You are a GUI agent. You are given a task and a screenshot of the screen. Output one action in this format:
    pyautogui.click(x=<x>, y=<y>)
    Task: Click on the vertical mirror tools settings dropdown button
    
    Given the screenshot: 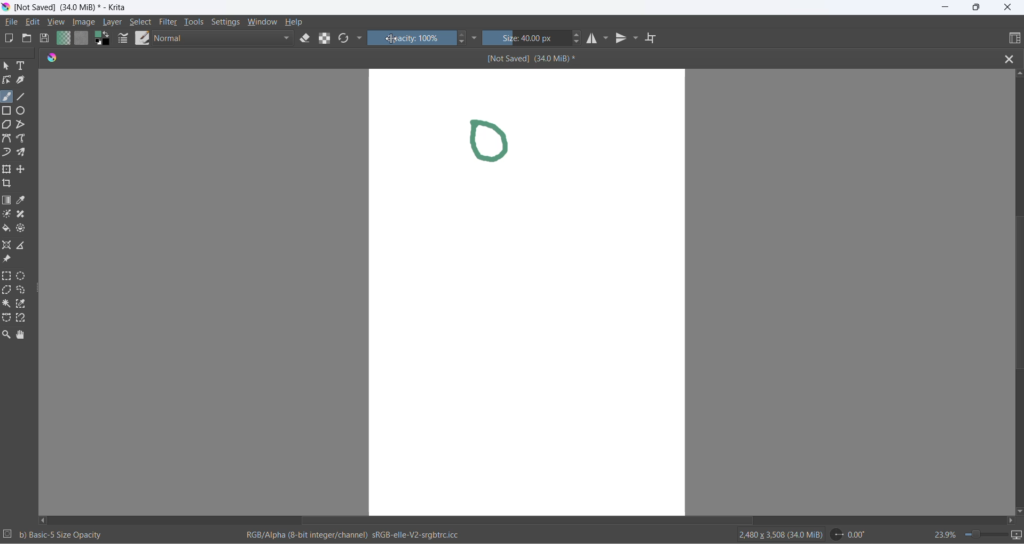 What is the action you would take?
    pyautogui.click(x=637, y=39)
    